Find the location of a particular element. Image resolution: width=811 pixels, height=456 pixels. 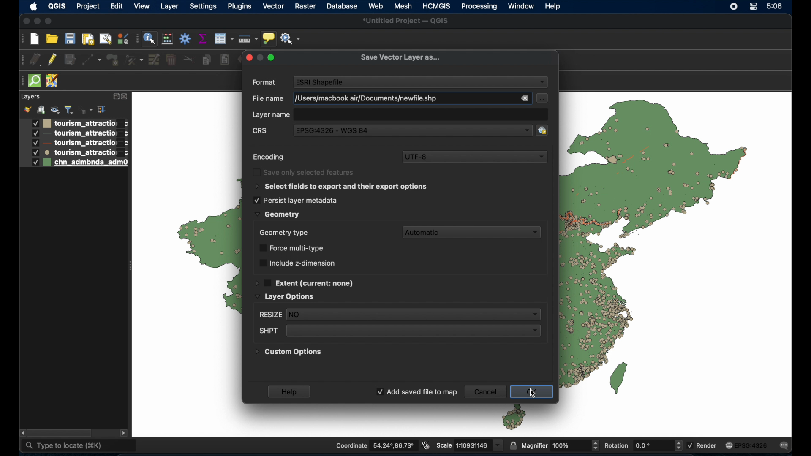

lock scale is located at coordinates (513, 444).